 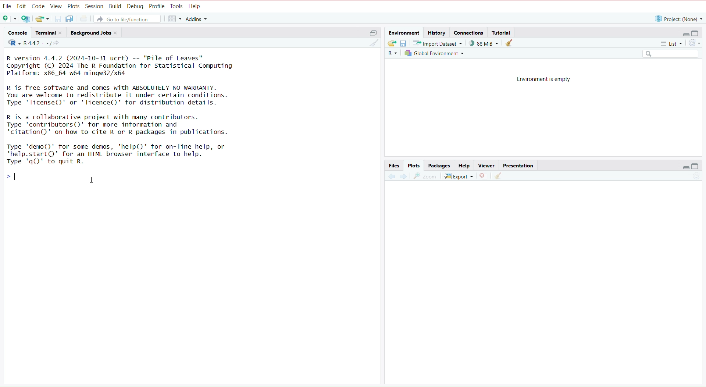 I want to click on List, so click(x=671, y=42).